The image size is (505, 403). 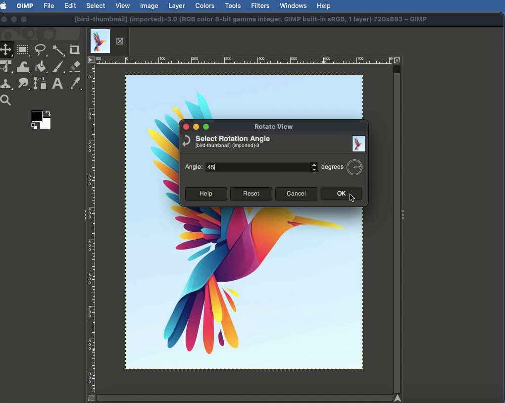 What do you see at coordinates (90, 399) in the screenshot?
I see `Quick view mask on/off` at bounding box center [90, 399].